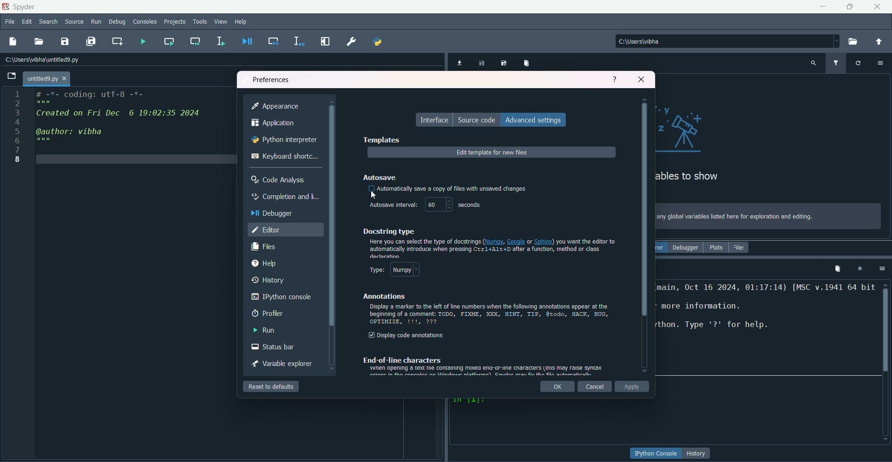 This screenshot has width=892, height=462. Describe the element at coordinates (12, 76) in the screenshot. I see `Open file` at that location.